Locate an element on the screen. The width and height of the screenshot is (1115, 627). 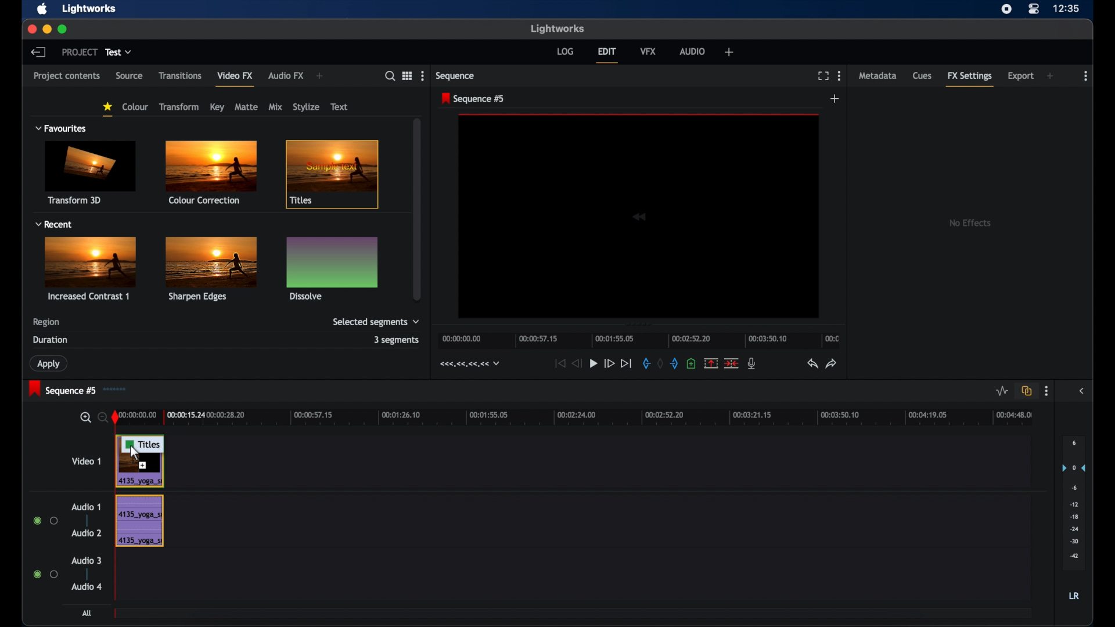
title is located at coordinates (336, 175).